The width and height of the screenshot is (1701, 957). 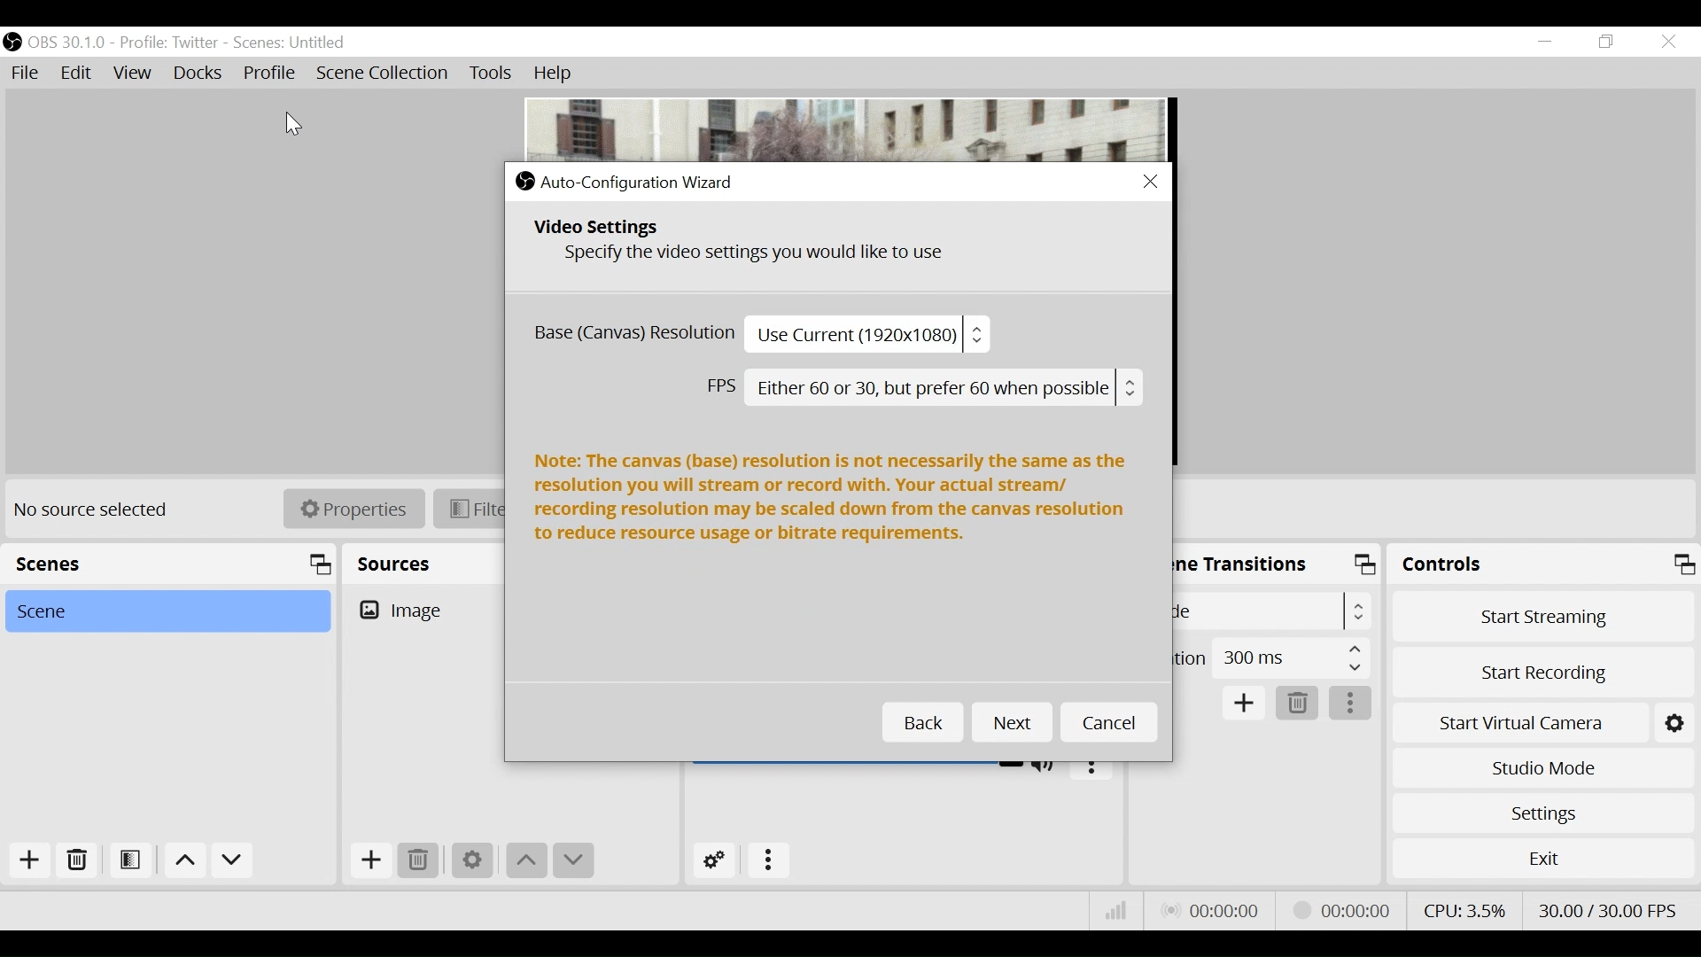 What do you see at coordinates (198, 74) in the screenshot?
I see `Docks` at bounding box center [198, 74].